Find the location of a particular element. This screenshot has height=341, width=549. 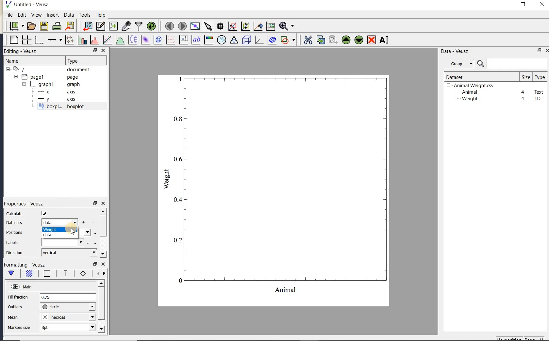

whisker line is located at coordinates (64, 273).